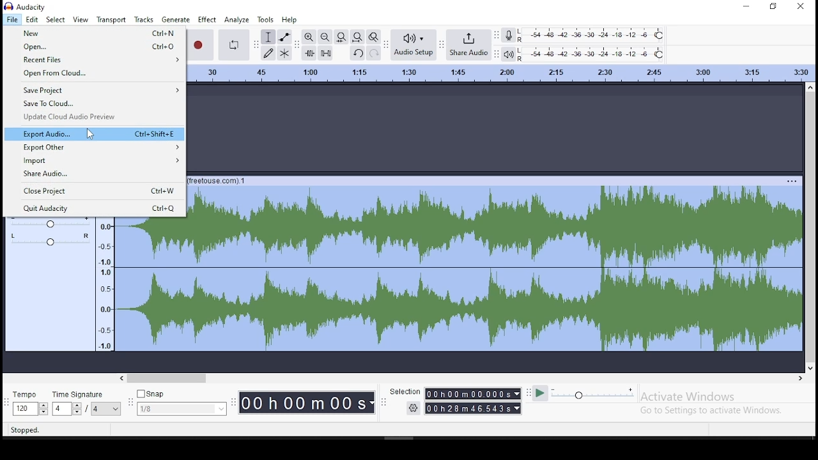 This screenshot has height=460, width=818. I want to click on effect, so click(207, 20).